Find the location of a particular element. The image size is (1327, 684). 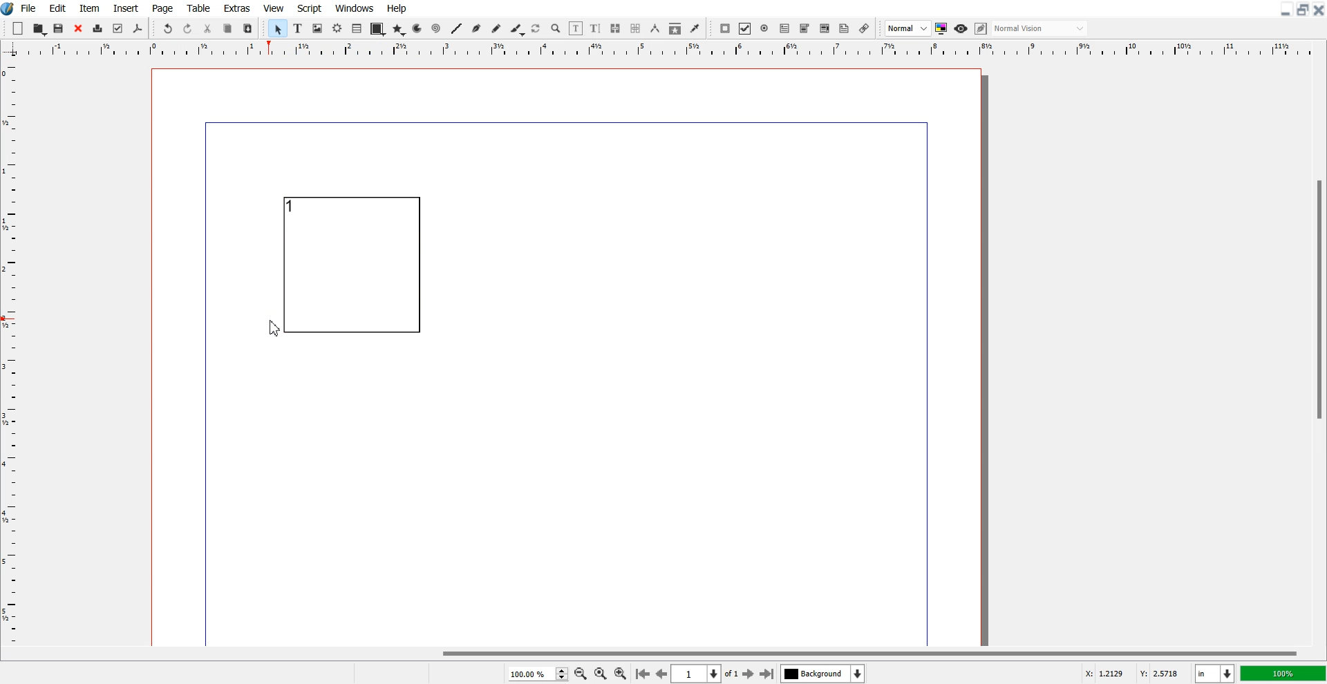

PDF Text field is located at coordinates (804, 29).